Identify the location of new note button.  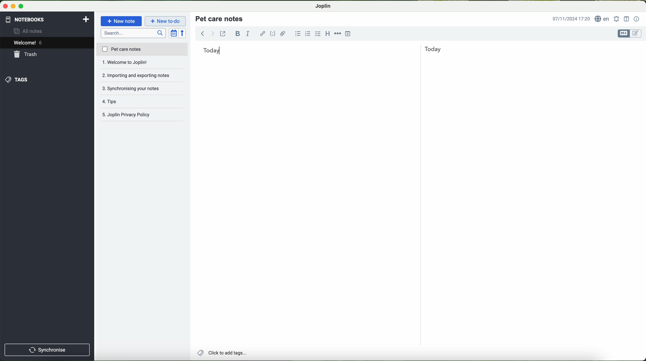
(121, 21).